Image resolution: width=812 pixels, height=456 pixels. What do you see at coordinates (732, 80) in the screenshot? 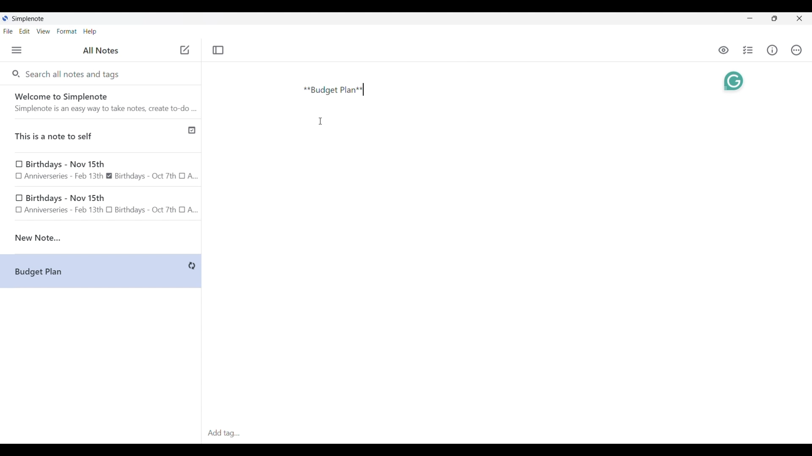
I see `Grammarly extension activated` at bounding box center [732, 80].